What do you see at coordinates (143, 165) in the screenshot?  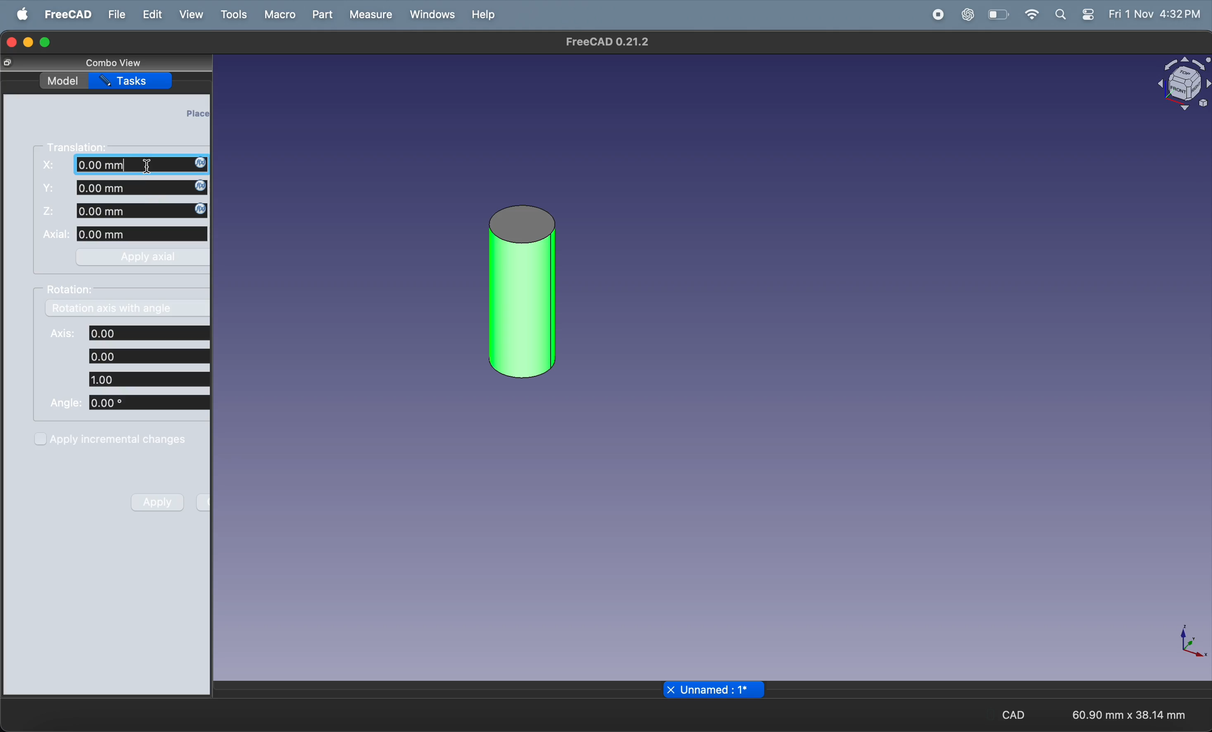 I see `X coordinate` at bounding box center [143, 165].